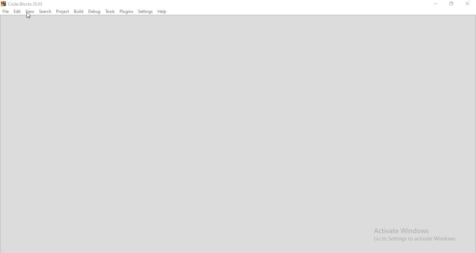 The height and width of the screenshot is (253, 476). Describe the element at coordinates (95, 11) in the screenshot. I see `Debug ` at that location.